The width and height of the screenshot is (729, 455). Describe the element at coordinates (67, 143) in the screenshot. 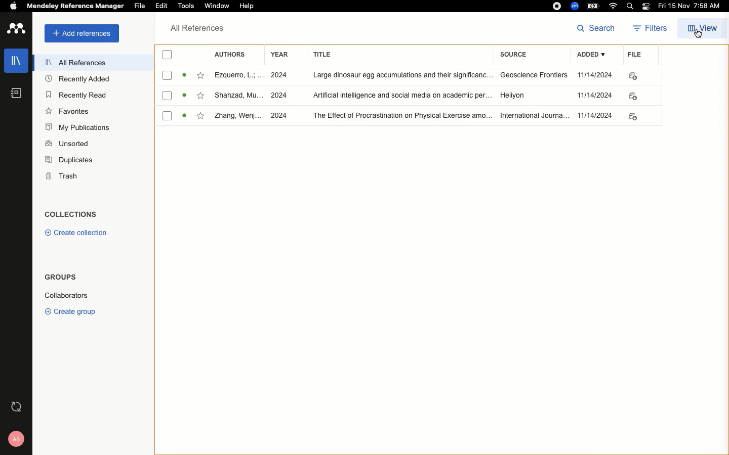

I see `Unsorted` at that location.